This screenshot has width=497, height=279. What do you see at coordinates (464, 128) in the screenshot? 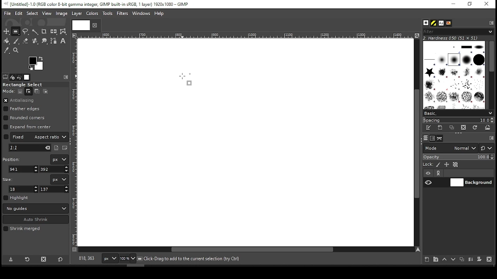
I see `delete brush` at bounding box center [464, 128].